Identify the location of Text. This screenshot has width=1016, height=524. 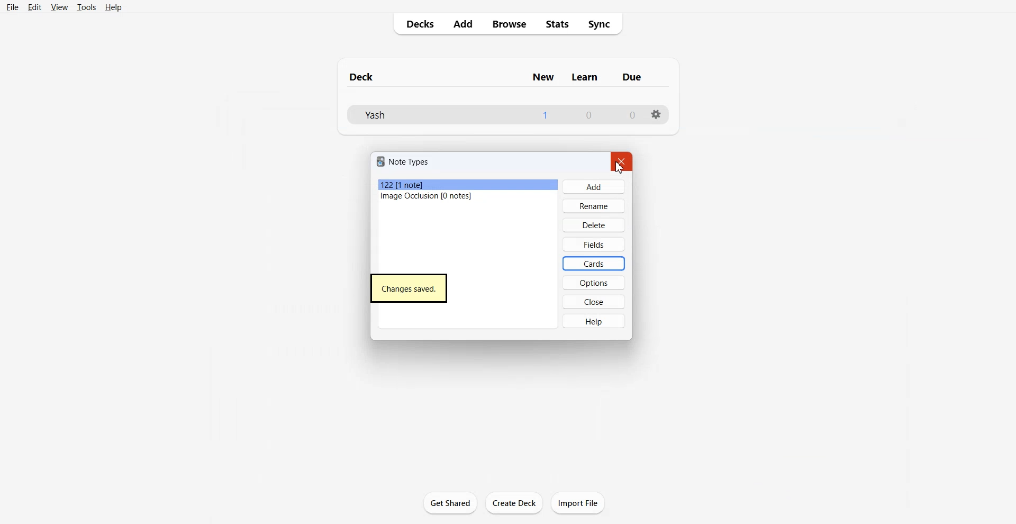
(410, 287).